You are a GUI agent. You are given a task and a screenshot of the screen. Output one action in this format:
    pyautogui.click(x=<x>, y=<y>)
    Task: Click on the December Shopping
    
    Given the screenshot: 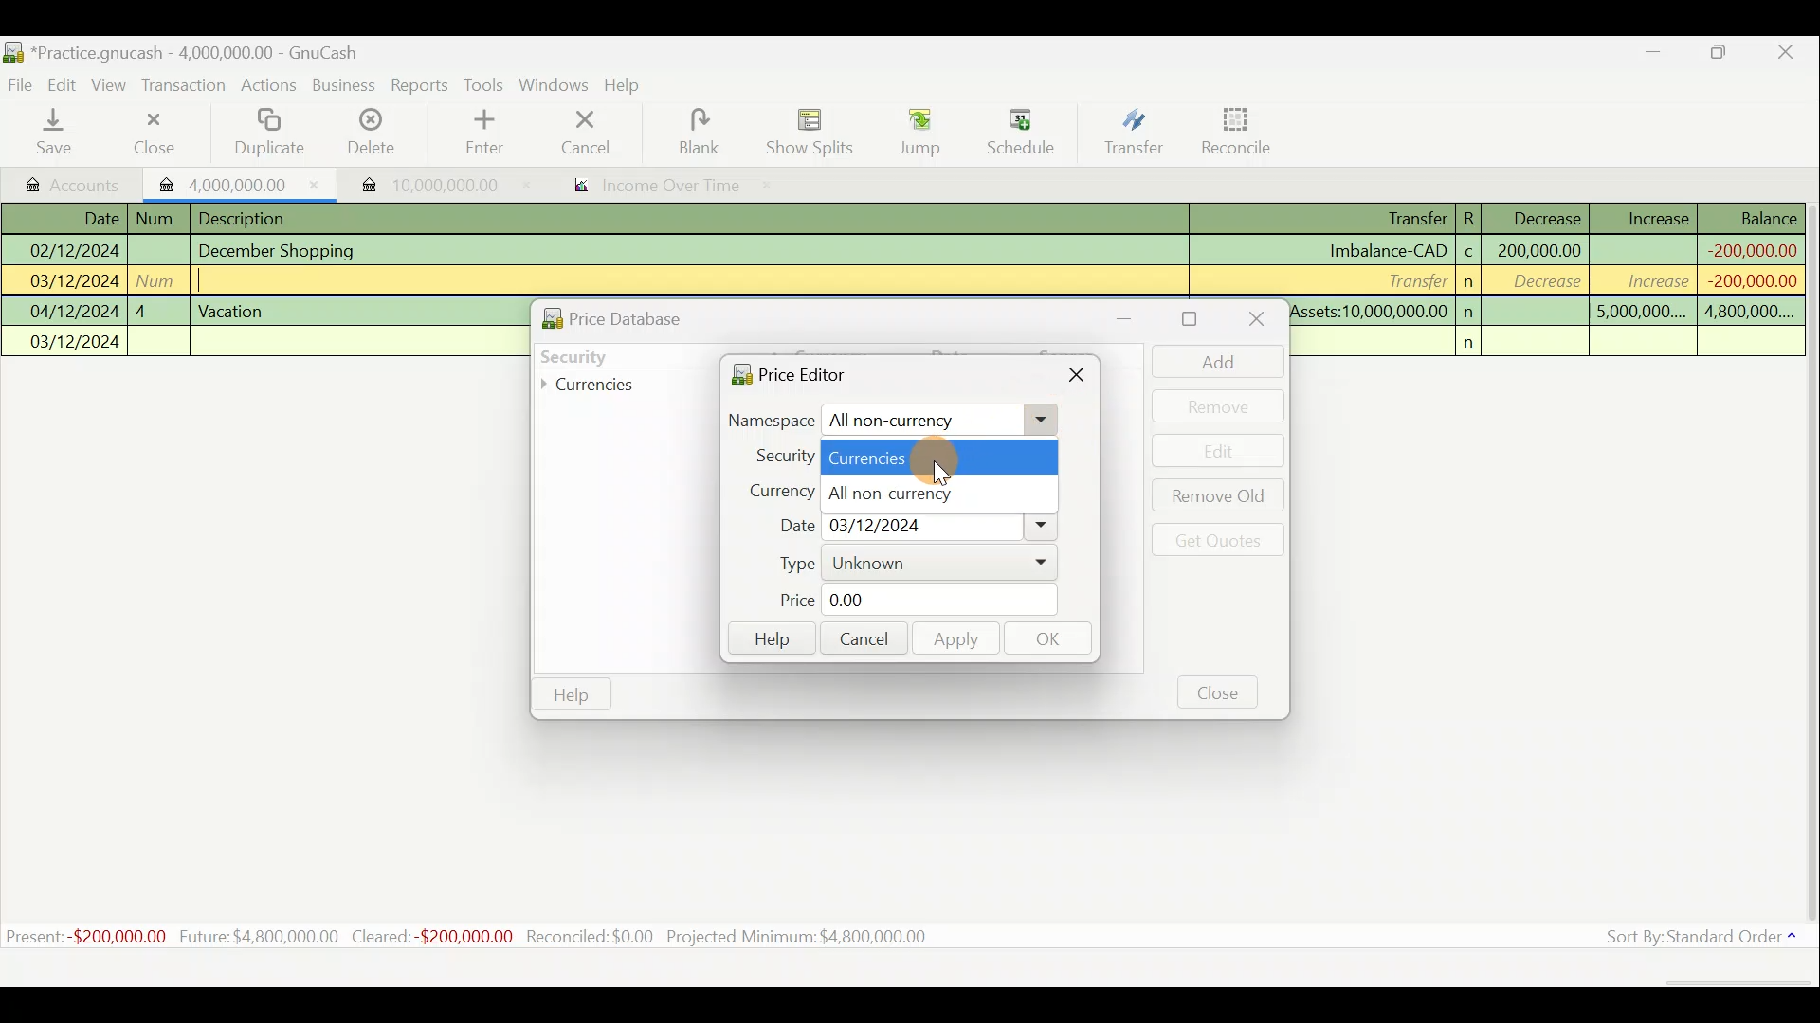 What is the action you would take?
    pyautogui.click(x=285, y=251)
    